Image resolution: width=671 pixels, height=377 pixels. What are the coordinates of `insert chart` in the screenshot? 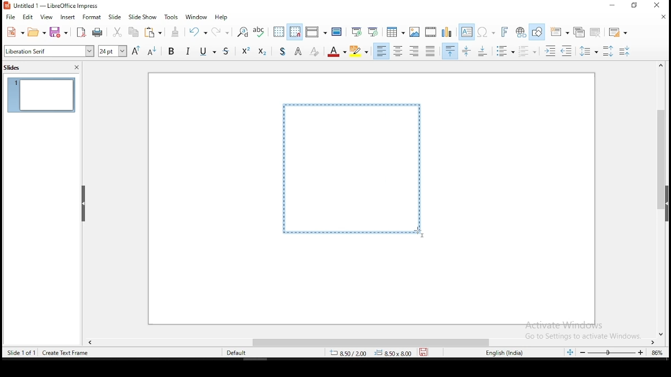 It's located at (447, 31).